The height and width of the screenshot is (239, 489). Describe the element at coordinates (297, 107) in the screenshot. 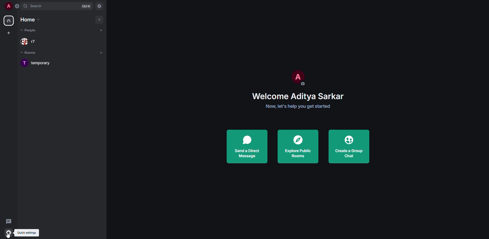

I see `get started` at that location.